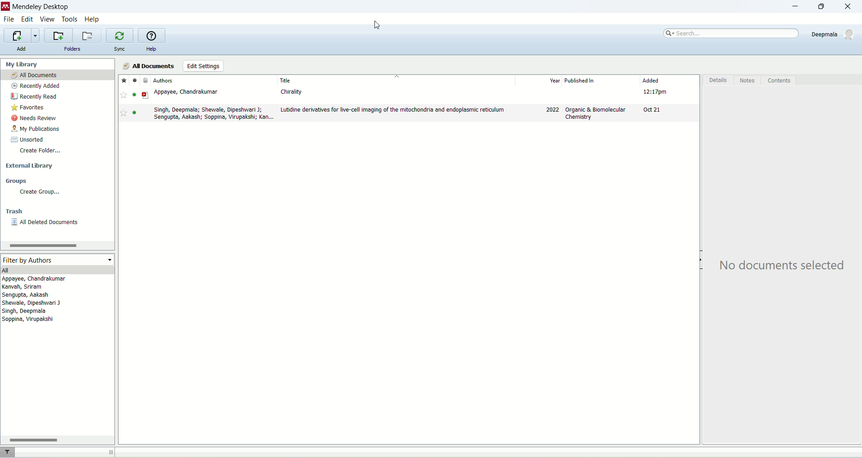 This screenshot has height=458, width=862. What do you see at coordinates (408, 115) in the screenshot?
I see `document1` at bounding box center [408, 115].